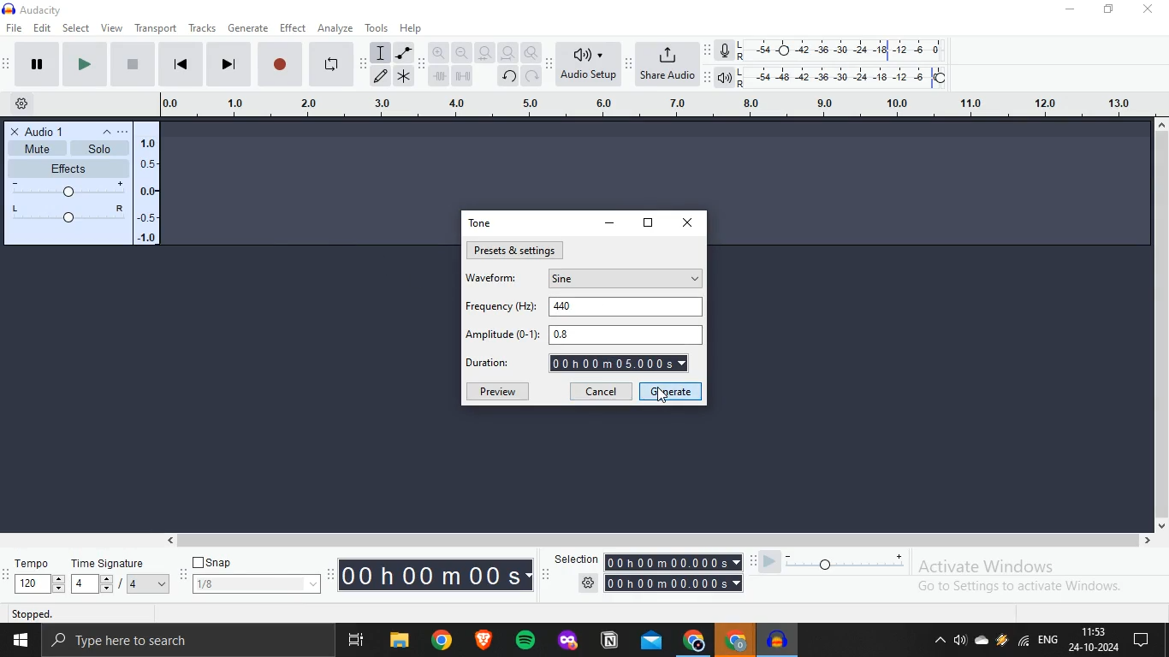 The height and width of the screenshot is (657, 1169). Describe the element at coordinates (381, 53) in the screenshot. I see `Typing` at that location.